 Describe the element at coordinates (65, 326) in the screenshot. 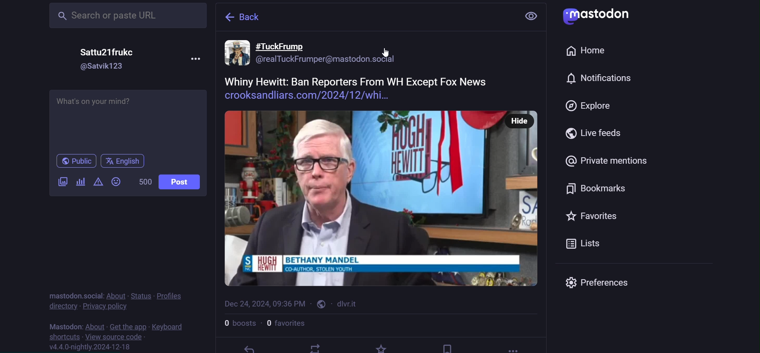

I see `mastodon` at that location.